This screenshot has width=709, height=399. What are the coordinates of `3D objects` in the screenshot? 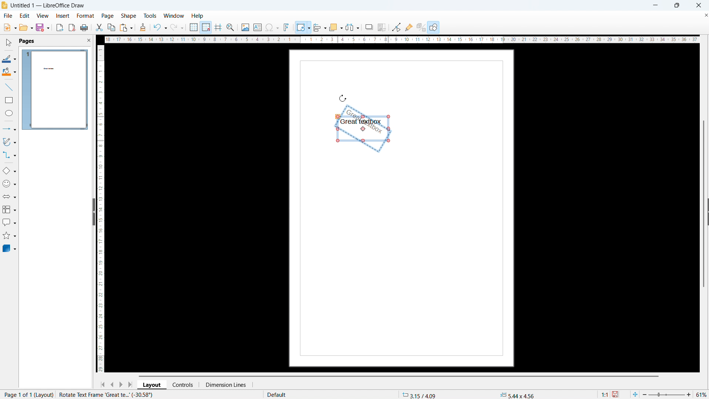 It's located at (10, 249).